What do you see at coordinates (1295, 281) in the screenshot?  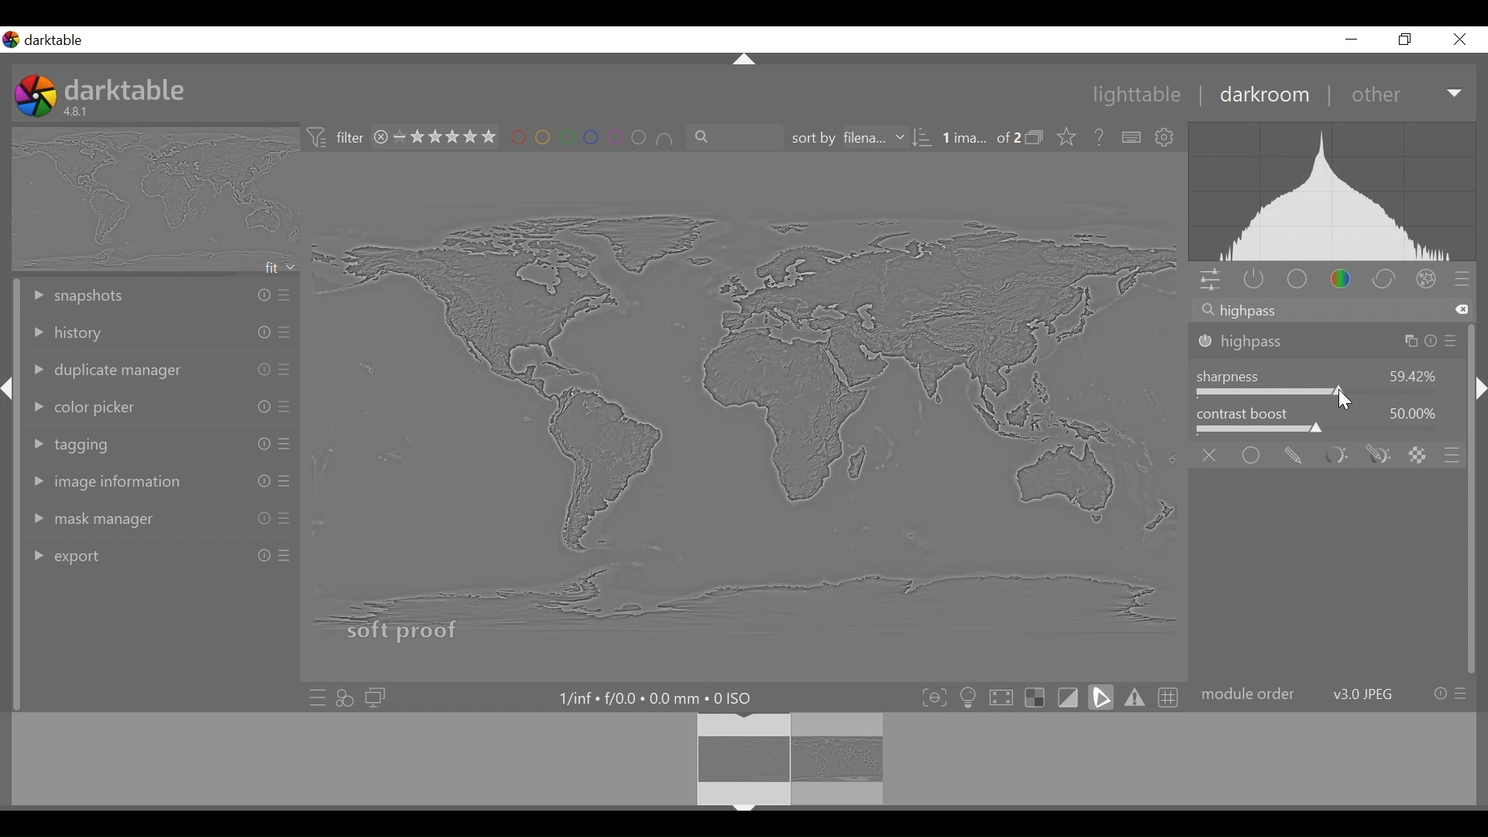 I see `base` at bounding box center [1295, 281].